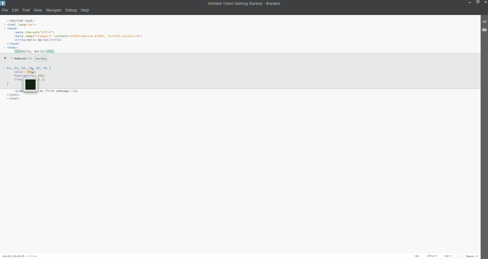 The height and width of the screenshot is (259, 488). What do you see at coordinates (43, 102) in the screenshot?
I see `Code` at bounding box center [43, 102].